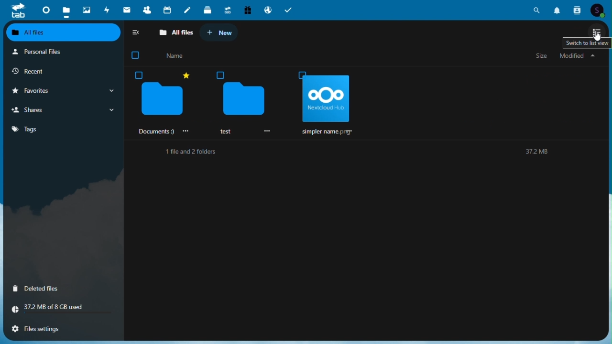 The image size is (612, 344). Describe the element at coordinates (579, 10) in the screenshot. I see `contacts` at that location.